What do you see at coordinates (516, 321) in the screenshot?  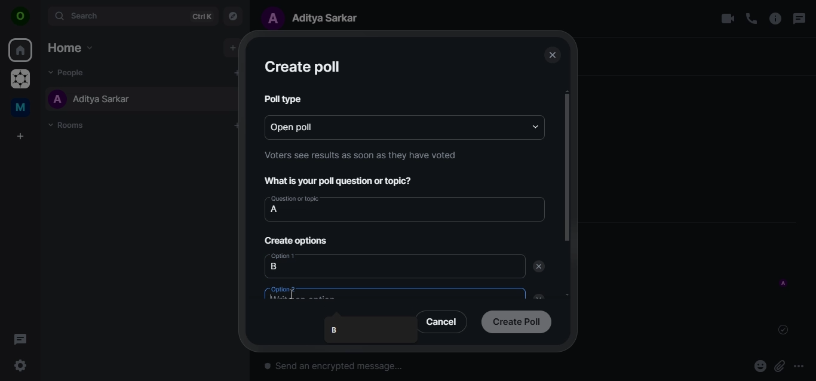 I see `create poll` at bounding box center [516, 321].